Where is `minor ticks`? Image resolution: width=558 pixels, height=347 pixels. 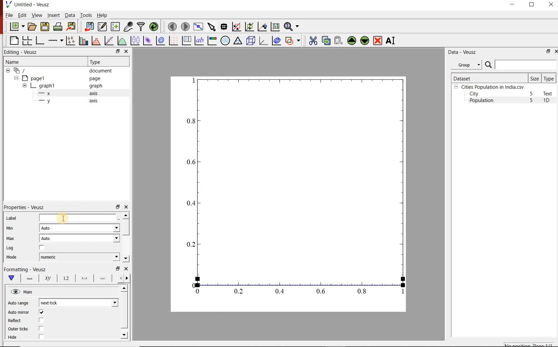 minor ticks is located at coordinates (103, 279).